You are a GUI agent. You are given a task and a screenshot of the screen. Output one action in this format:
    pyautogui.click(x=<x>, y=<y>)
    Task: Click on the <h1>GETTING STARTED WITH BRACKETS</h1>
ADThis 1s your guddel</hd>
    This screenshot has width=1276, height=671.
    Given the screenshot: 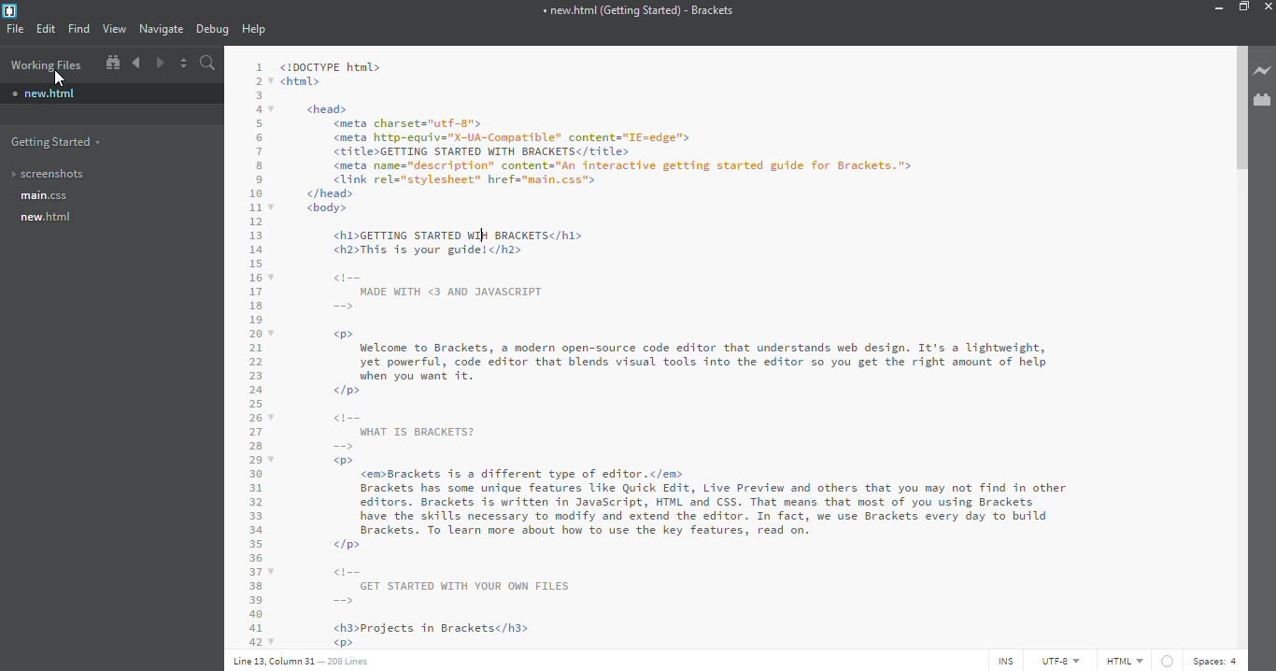 What is the action you would take?
    pyautogui.click(x=472, y=241)
    